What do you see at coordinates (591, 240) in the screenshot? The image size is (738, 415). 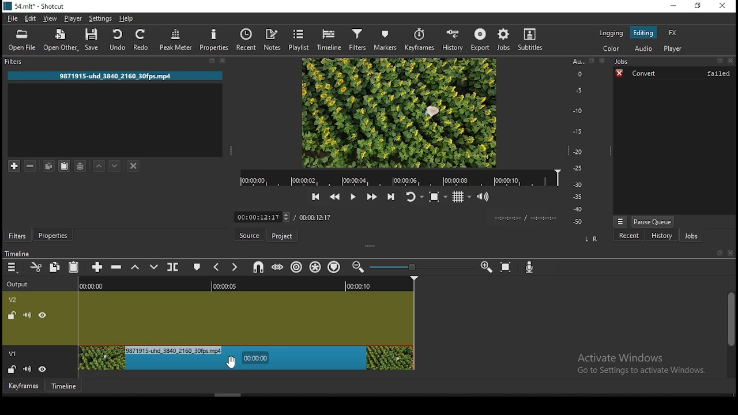 I see `L R` at bounding box center [591, 240].